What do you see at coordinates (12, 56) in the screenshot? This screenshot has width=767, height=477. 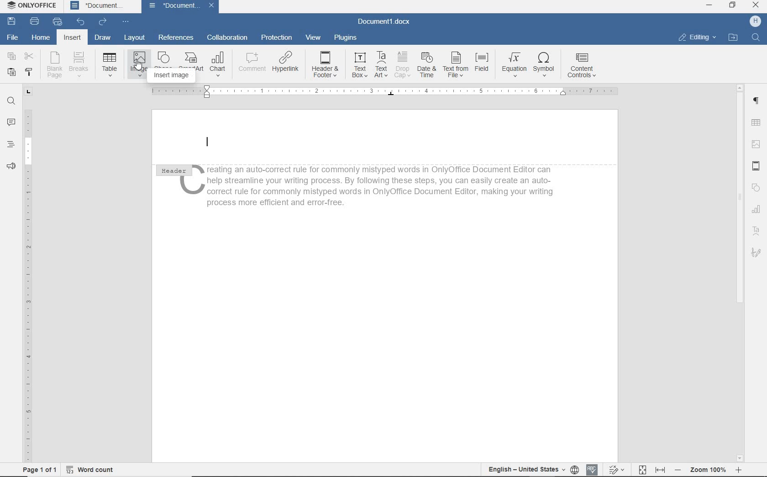 I see `COPY` at bounding box center [12, 56].